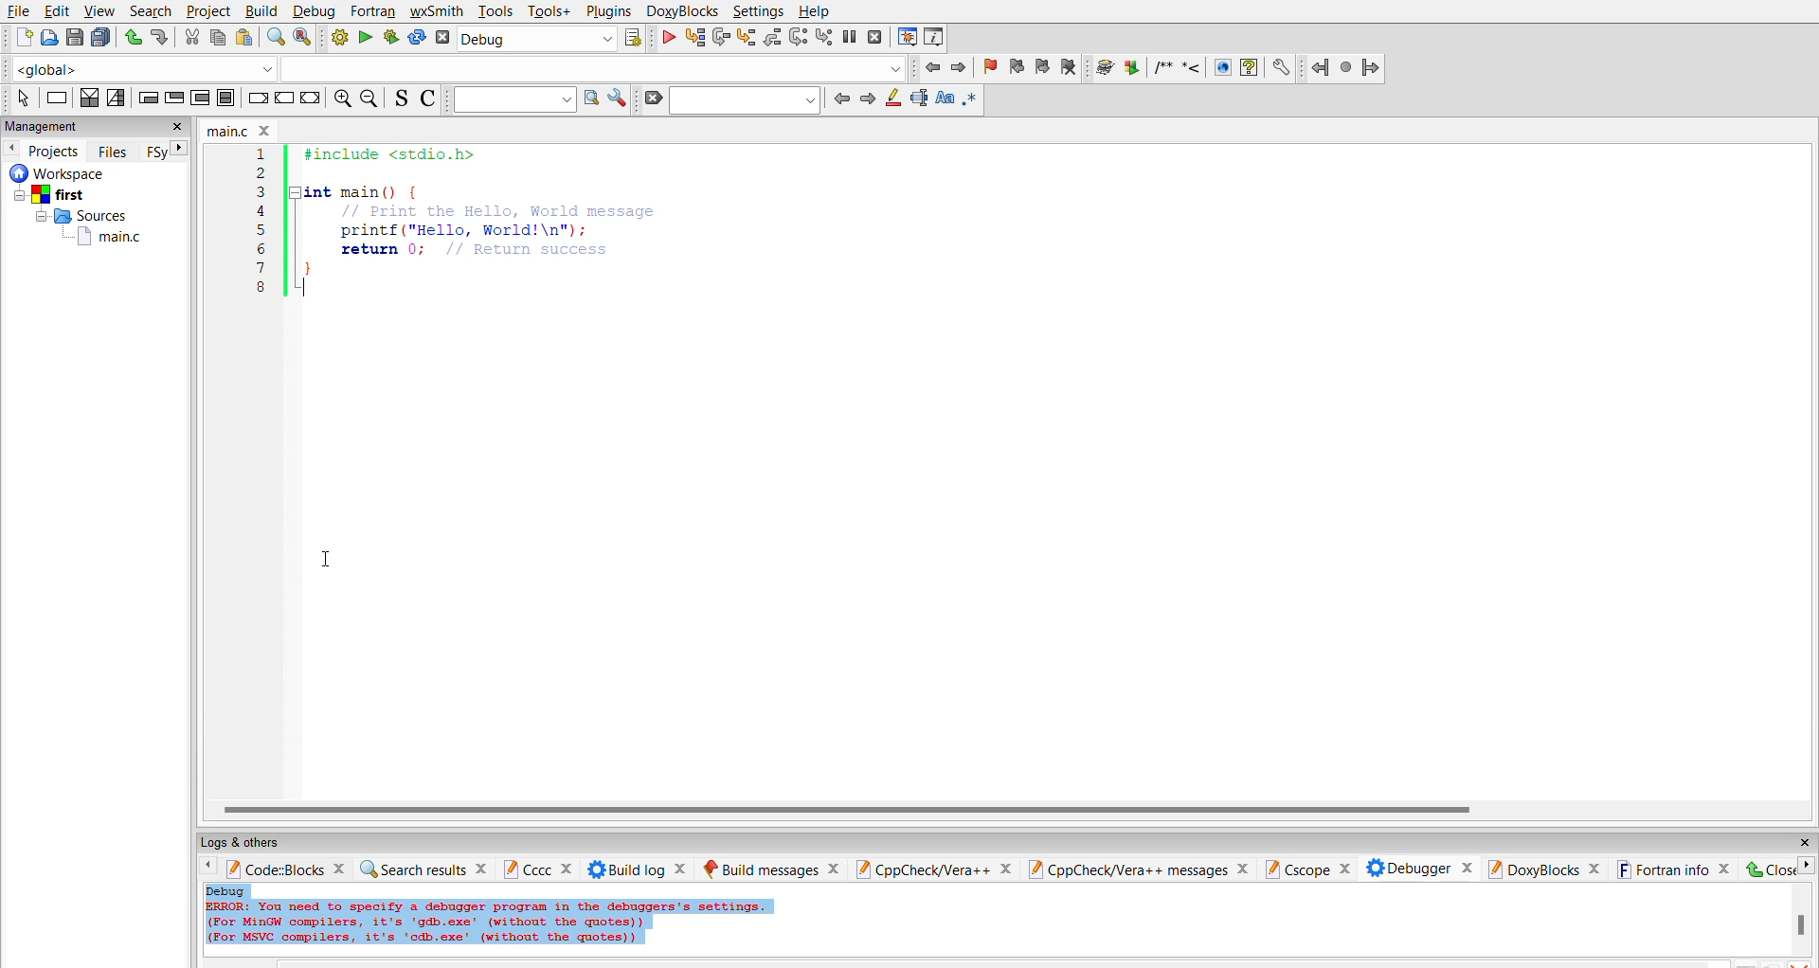  I want to click on jump forward, so click(963, 66).